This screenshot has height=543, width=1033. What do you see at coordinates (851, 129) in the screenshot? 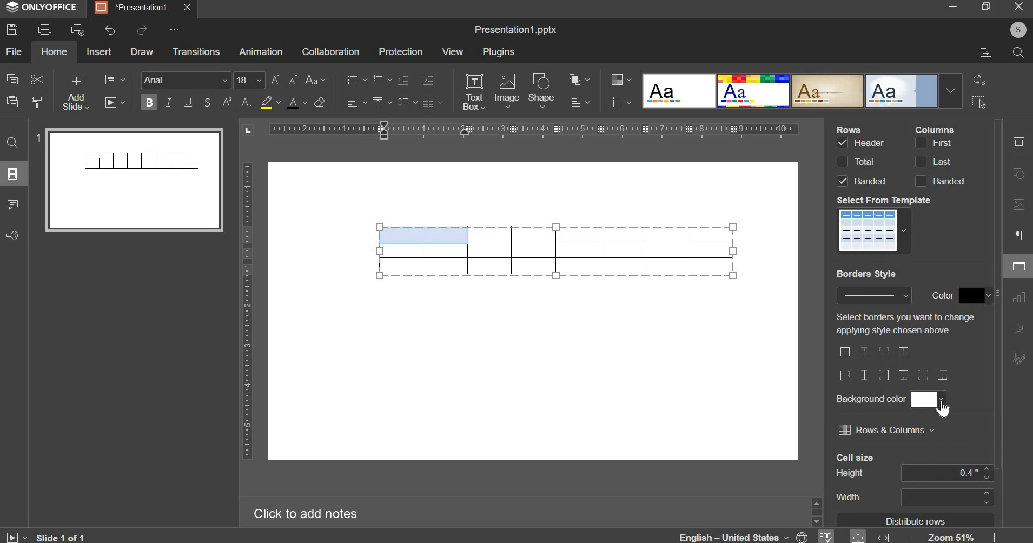
I see `Rows` at bounding box center [851, 129].